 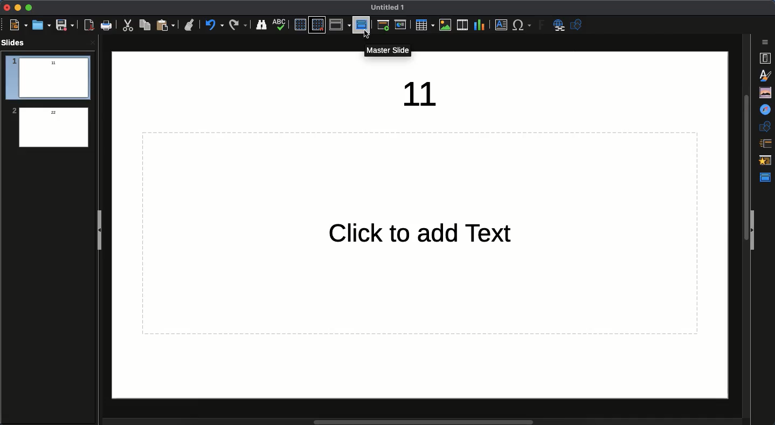 What do you see at coordinates (48, 128) in the screenshot?
I see `slide 2` at bounding box center [48, 128].